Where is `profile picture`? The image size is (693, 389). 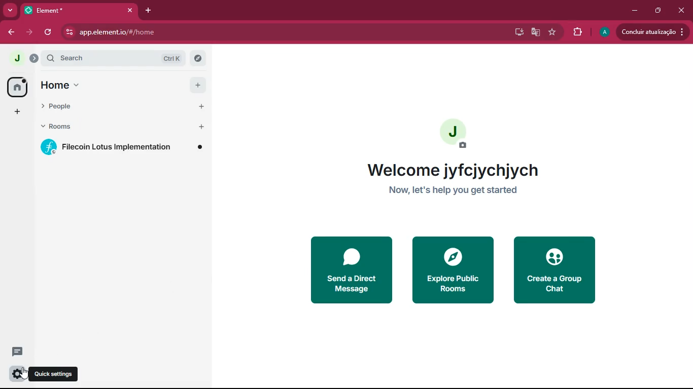
profile picture is located at coordinates (604, 32).